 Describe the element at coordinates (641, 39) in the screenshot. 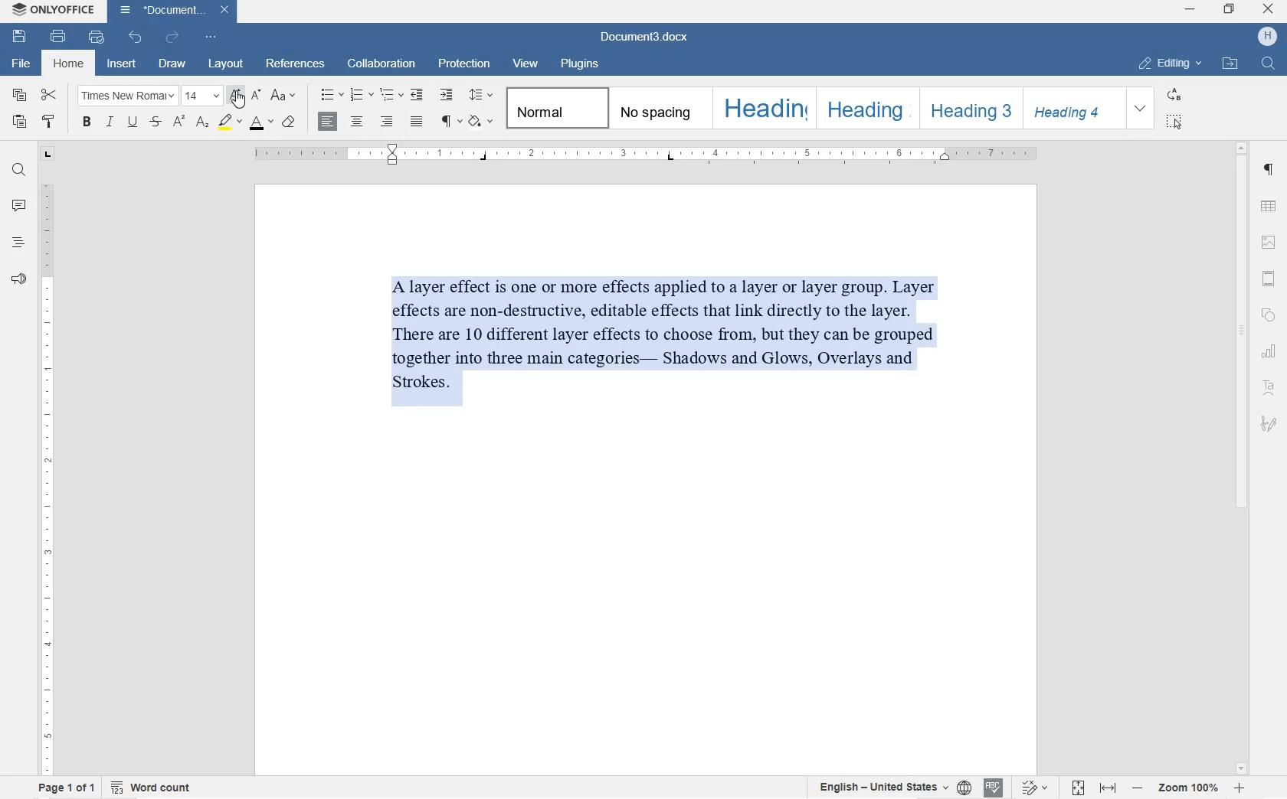

I see `Document3.docx` at that location.